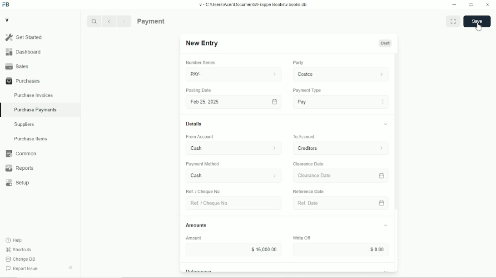  Describe the element at coordinates (488, 5) in the screenshot. I see `Close` at that location.